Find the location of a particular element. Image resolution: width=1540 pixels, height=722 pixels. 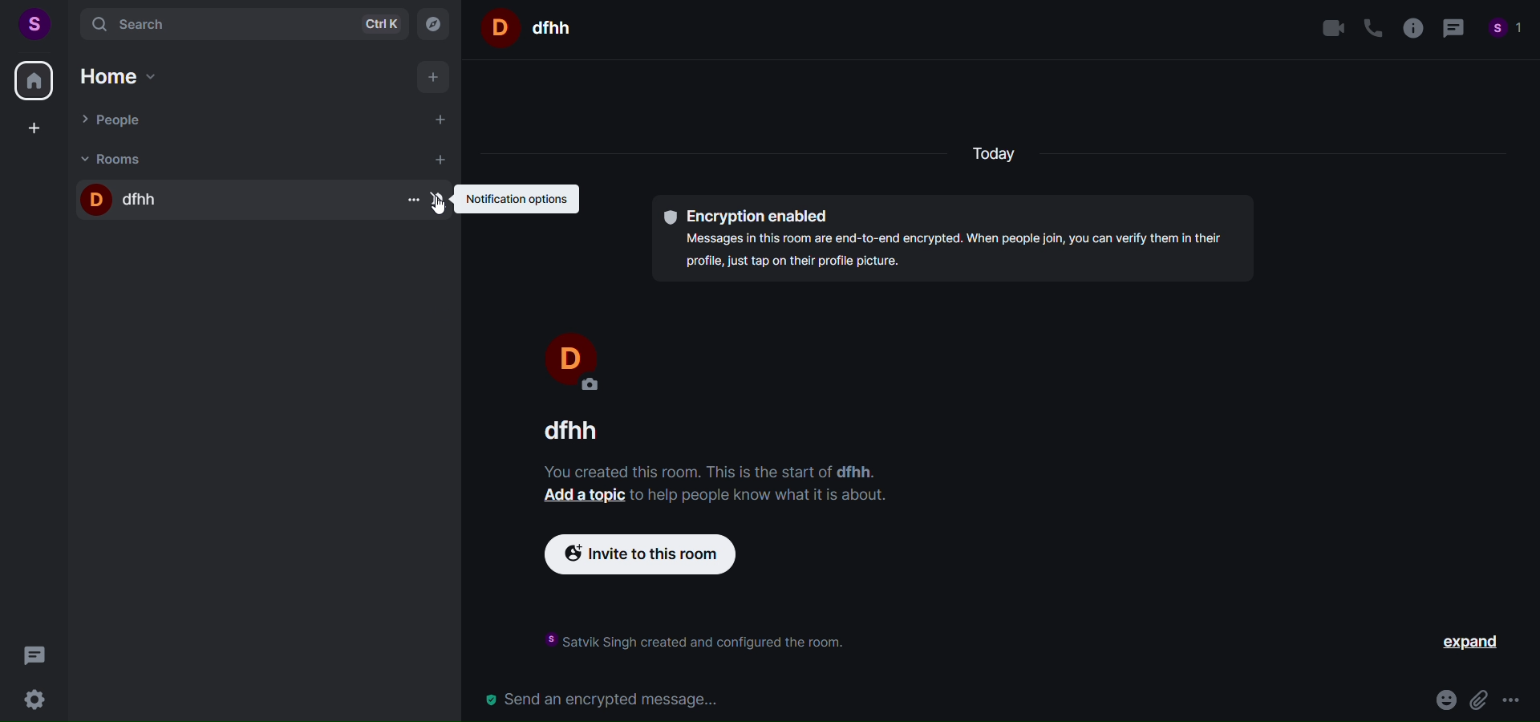

thread is located at coordinates (1455, 28).